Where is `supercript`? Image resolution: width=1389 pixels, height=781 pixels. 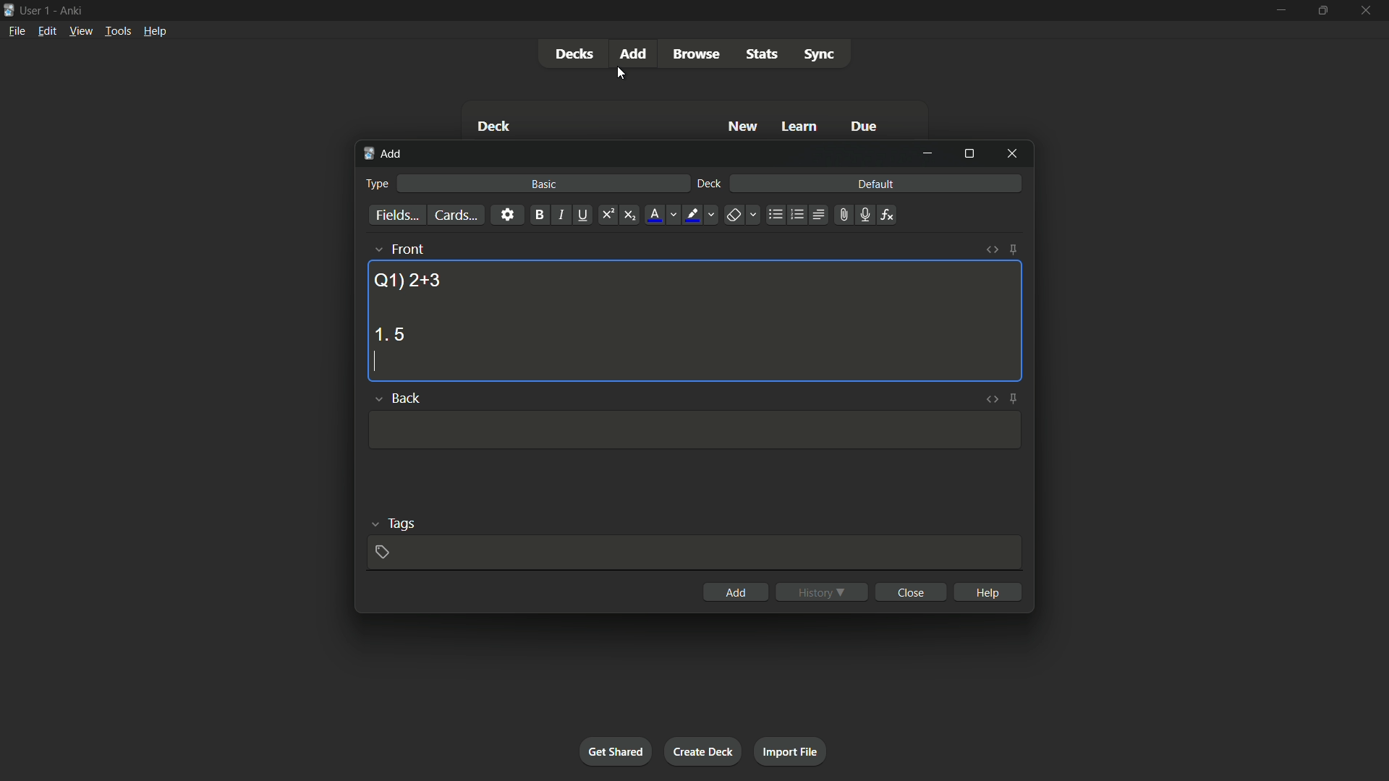
supercript is located at coordinates (606, 215).